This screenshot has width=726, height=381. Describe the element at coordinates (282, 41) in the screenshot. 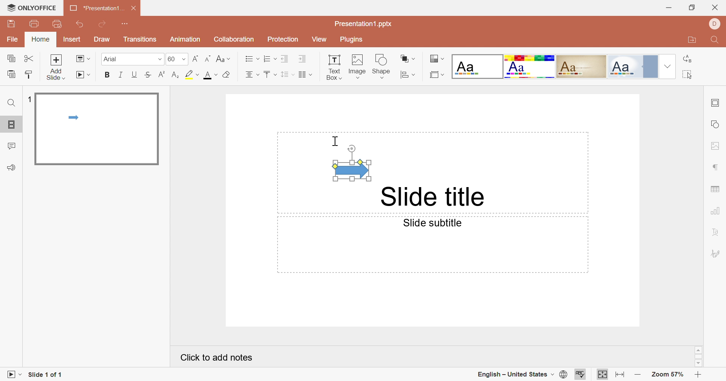

I see `Protection` at that location.